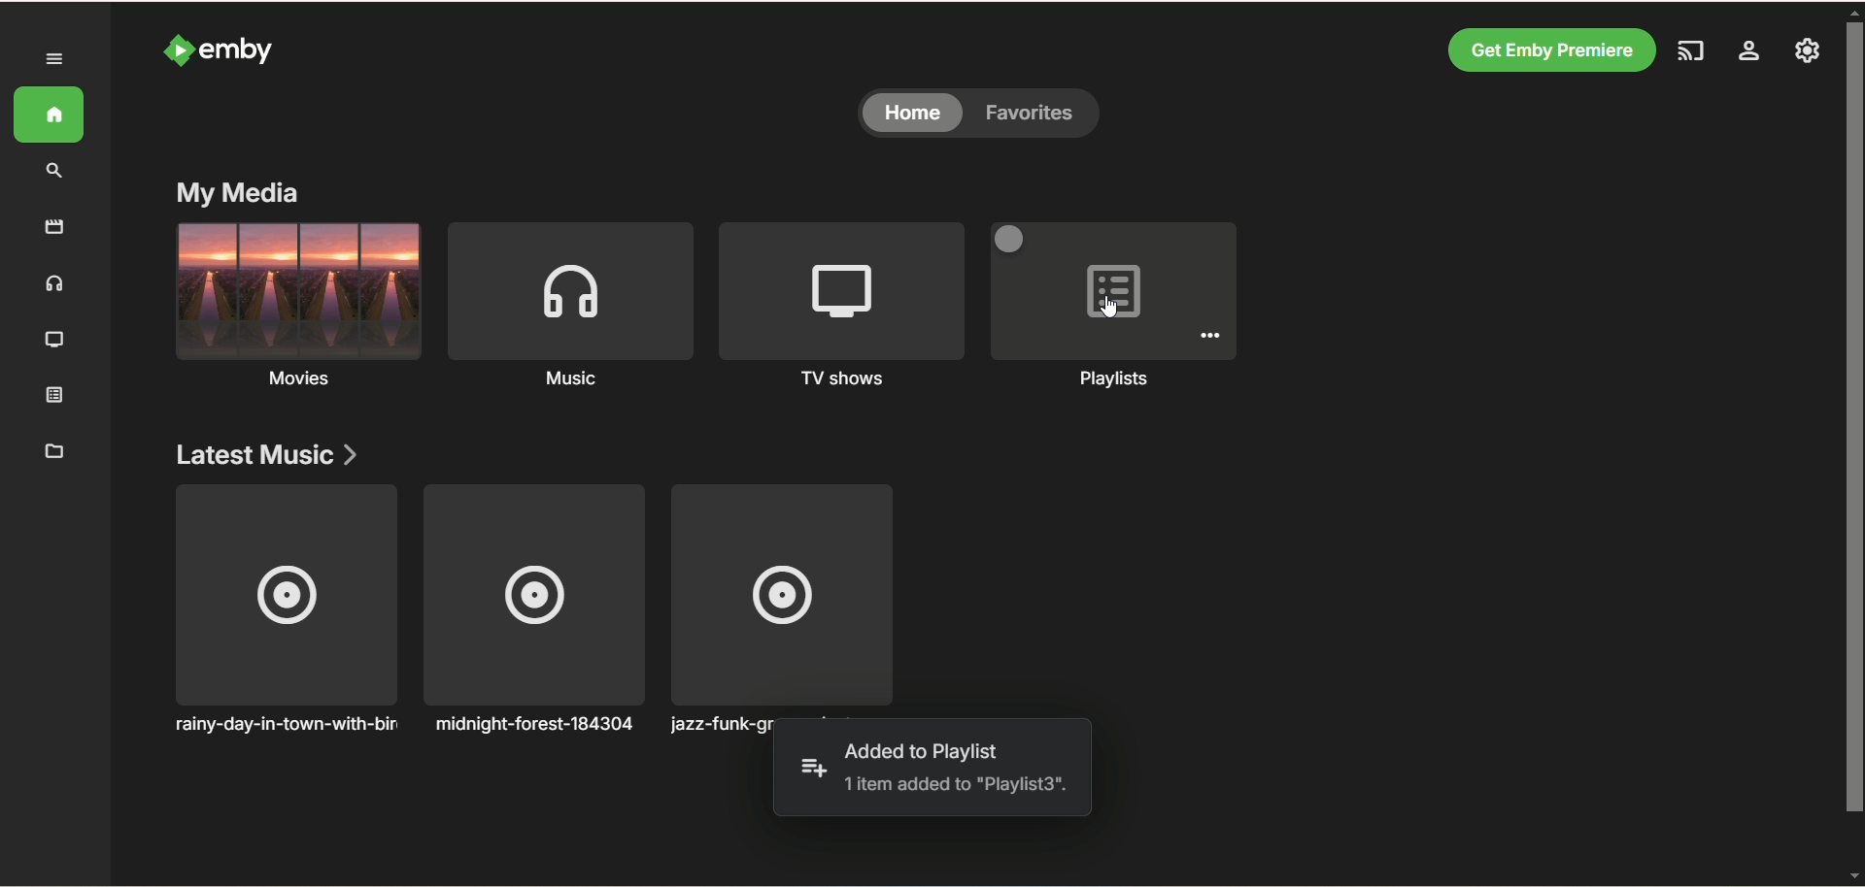  Describe the element at coordinates (840, 302) in the screenshot. I see `TV shows` at that location.